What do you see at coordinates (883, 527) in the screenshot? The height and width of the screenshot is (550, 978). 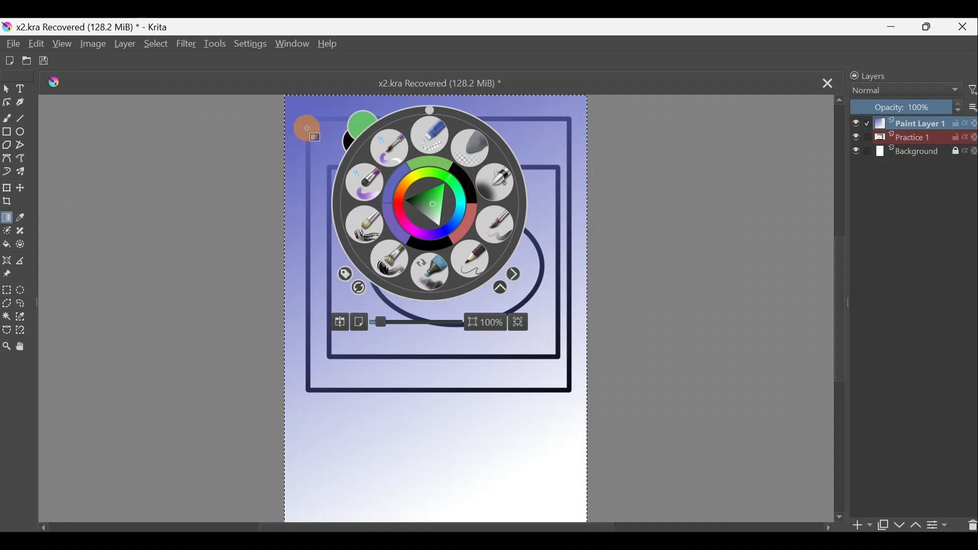 I see `Duplicate layer/mask` at bounding box center [883, 527].